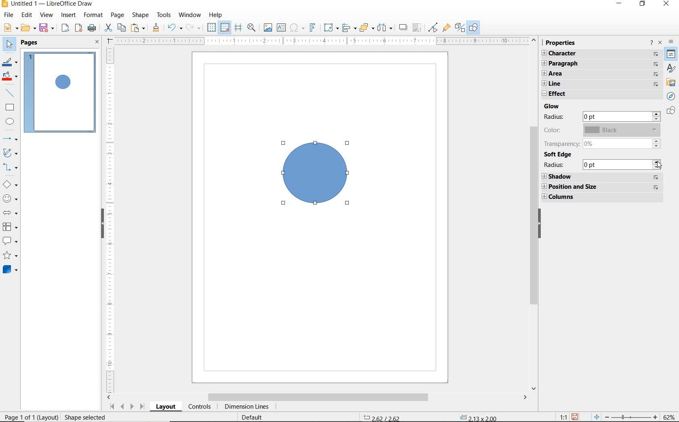 Image resolution: width=679 pixels, height=422 pixels. I want to click on cursor, so click(660, 167).